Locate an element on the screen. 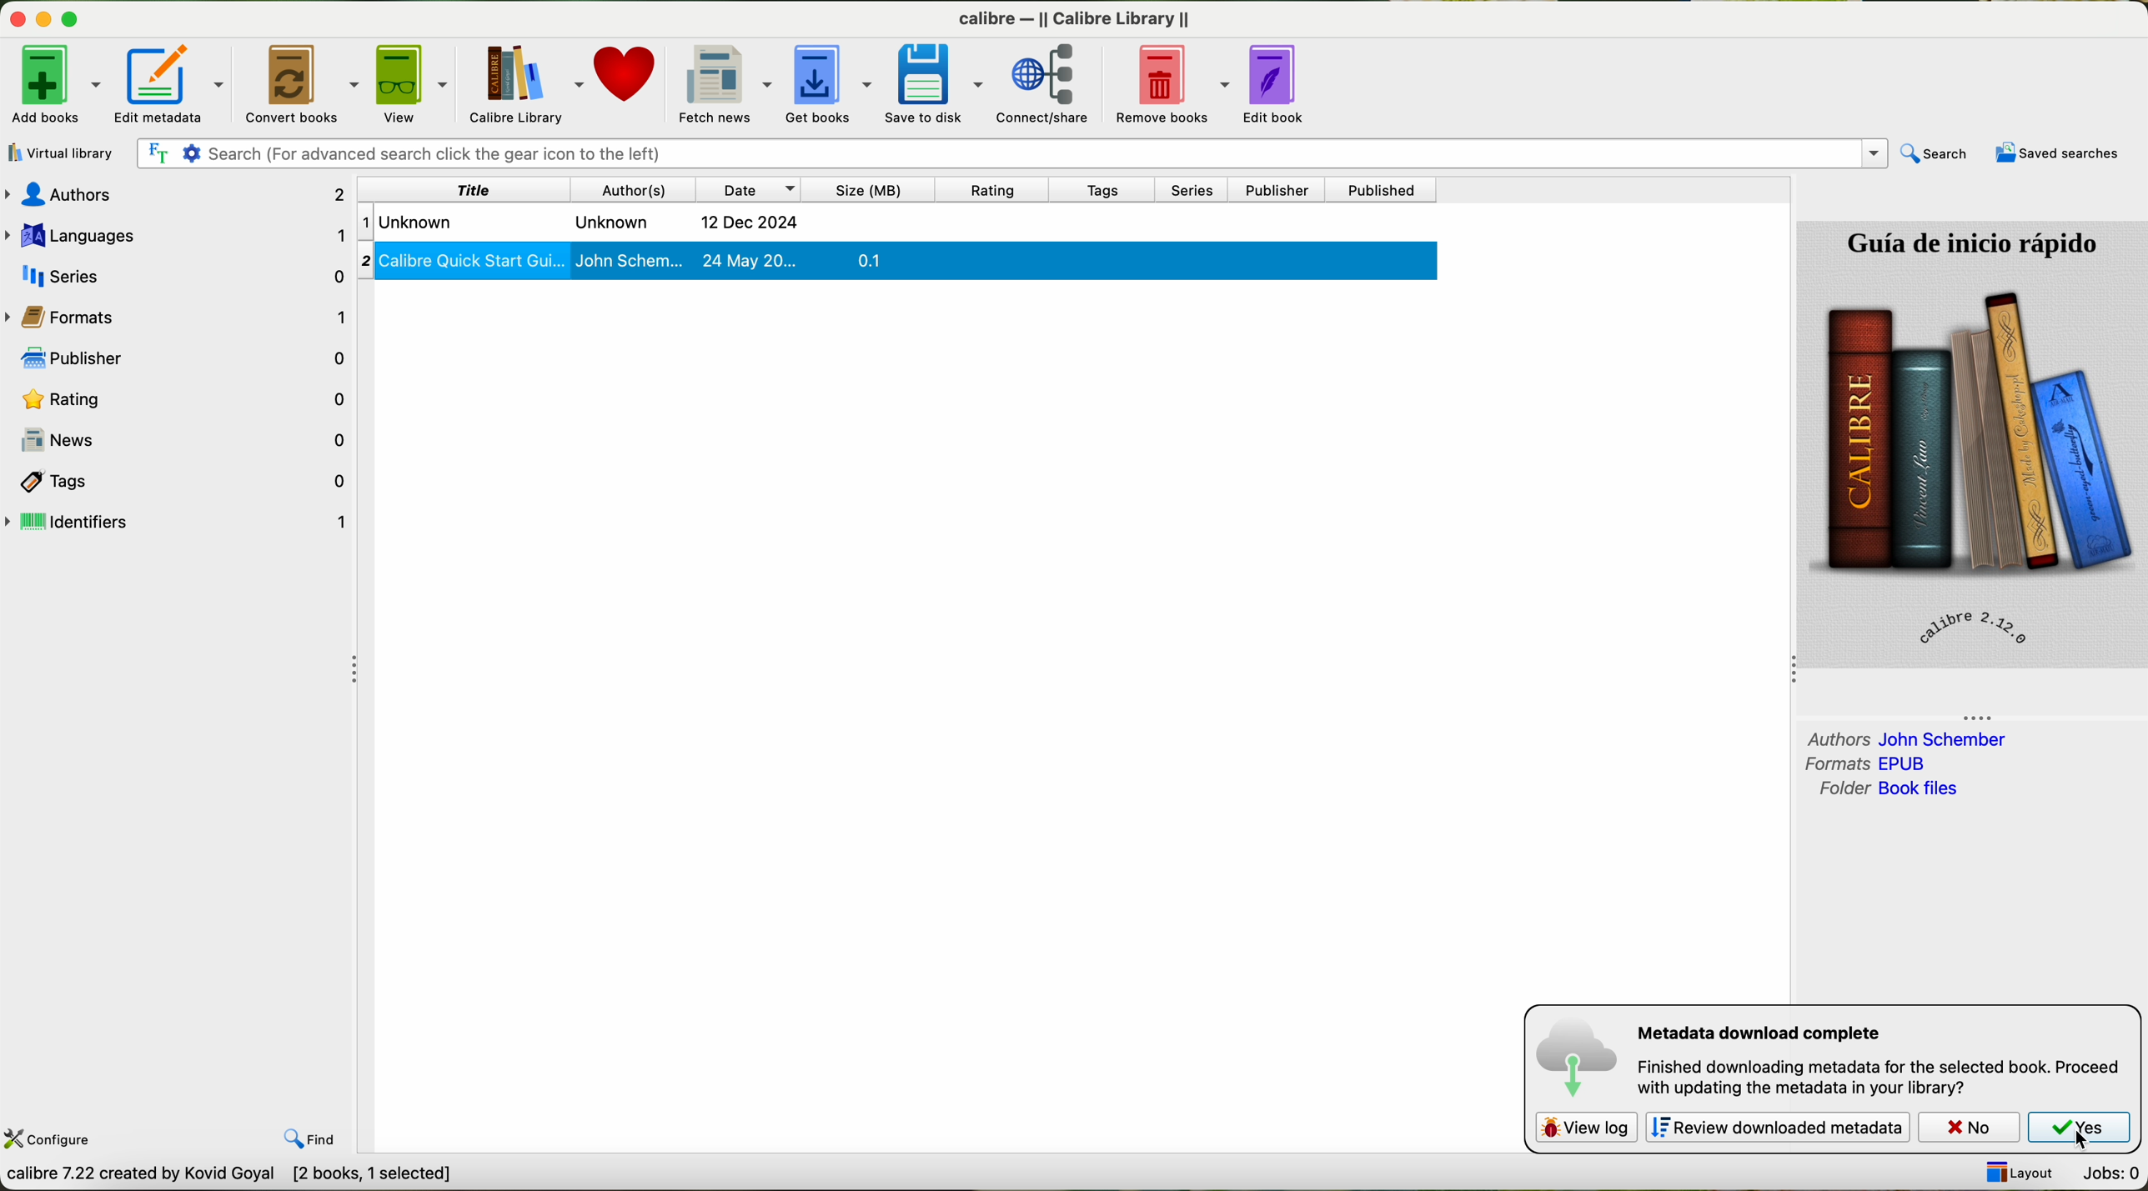 The height and width of the screenshot is (1191, 2148). series is located at coordinates (1193, 190).